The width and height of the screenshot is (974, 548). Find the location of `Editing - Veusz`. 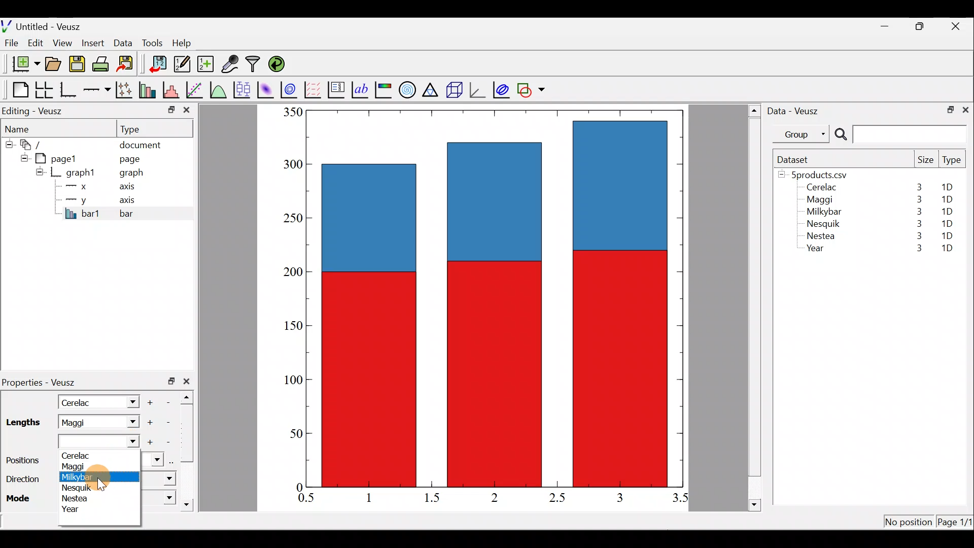

Editing - Veusz is located at coordinates (34, 111).